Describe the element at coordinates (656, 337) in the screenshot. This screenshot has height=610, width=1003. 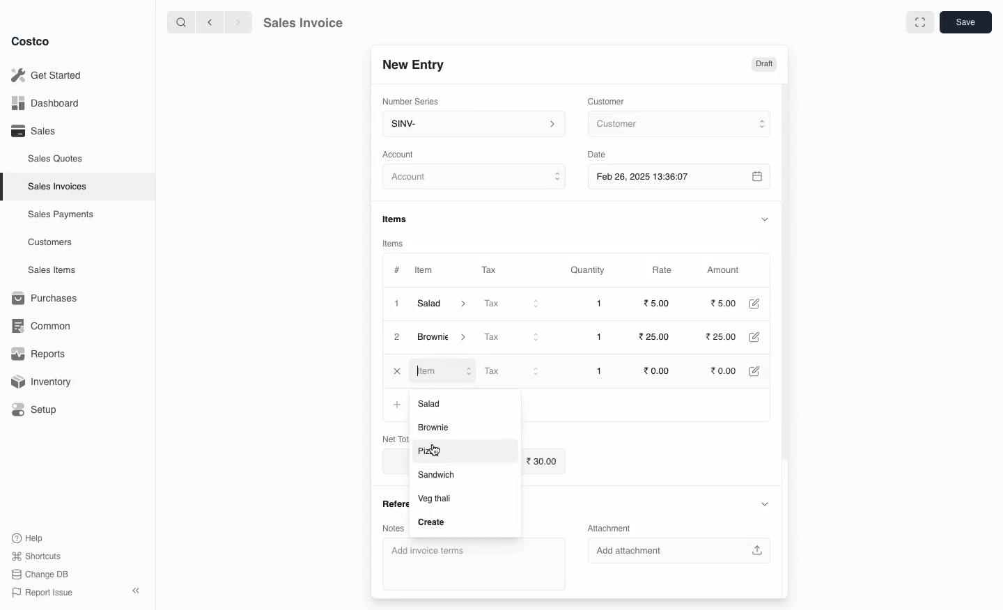
I see `25.00` at that location.